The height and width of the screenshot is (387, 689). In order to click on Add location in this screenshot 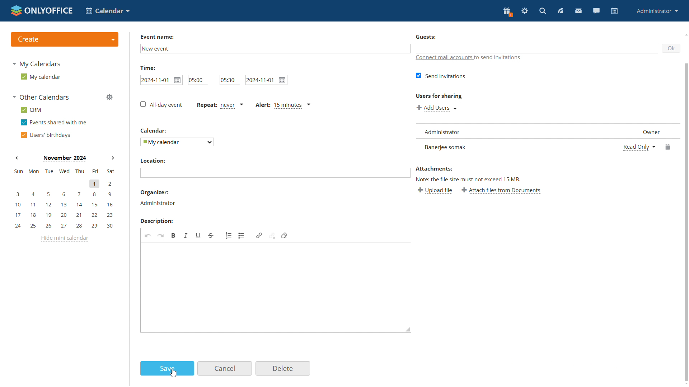, I will do `click(275, 173)`.